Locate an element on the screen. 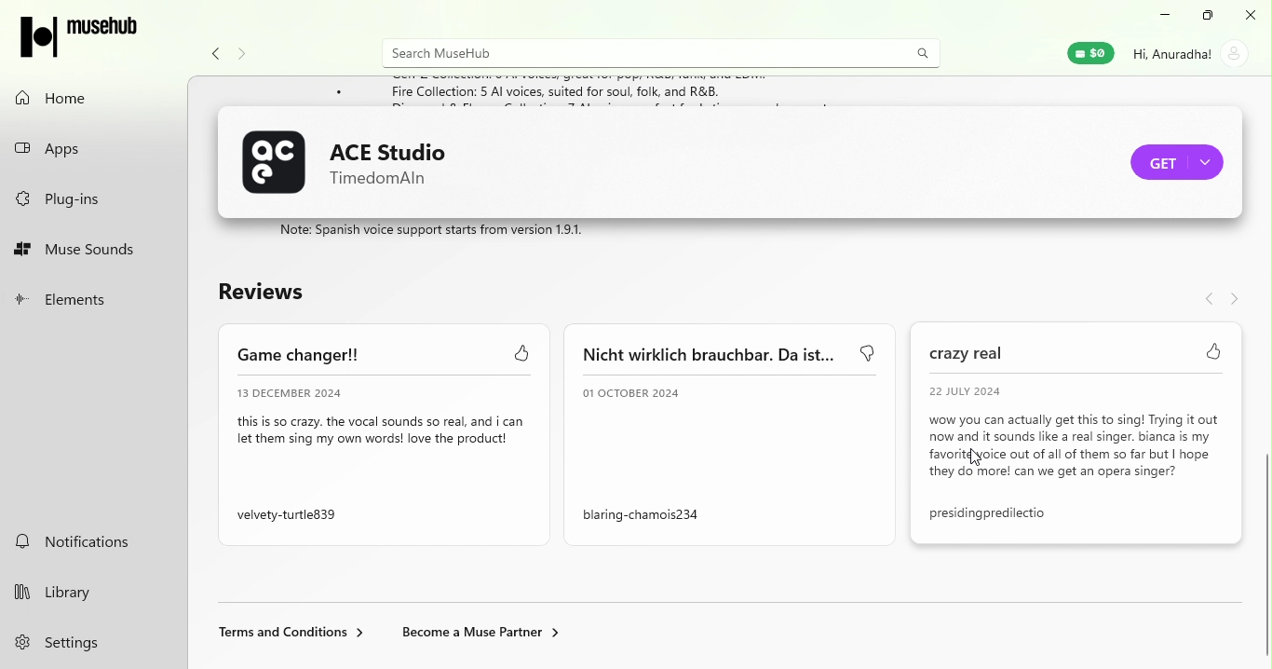 This screenshot has width=1272, height=669. plug-ins is located at coordinates (92, 197).